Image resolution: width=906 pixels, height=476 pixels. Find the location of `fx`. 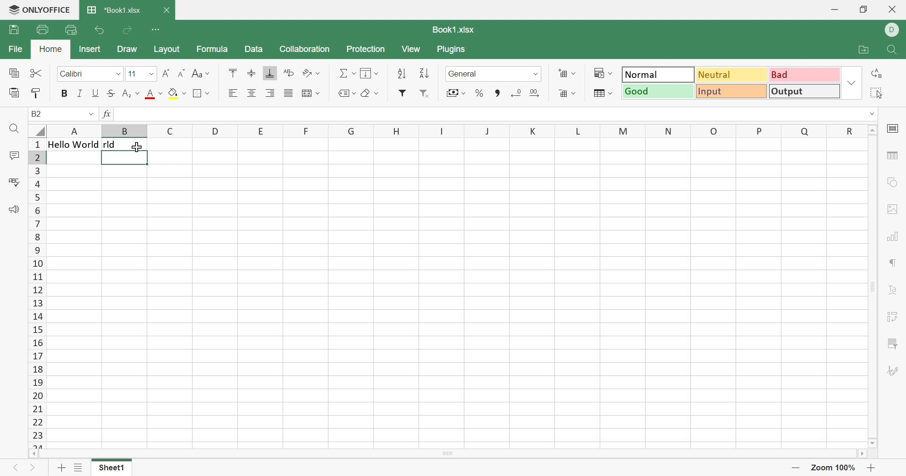

fx is located at coordinates (106, 115).